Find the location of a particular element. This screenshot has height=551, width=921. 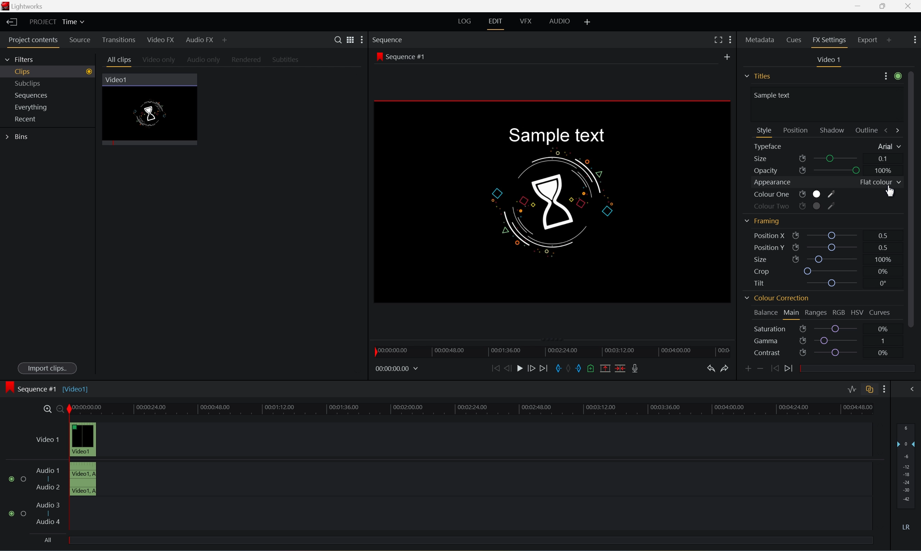

sample text is located at coordinates (774, 95).